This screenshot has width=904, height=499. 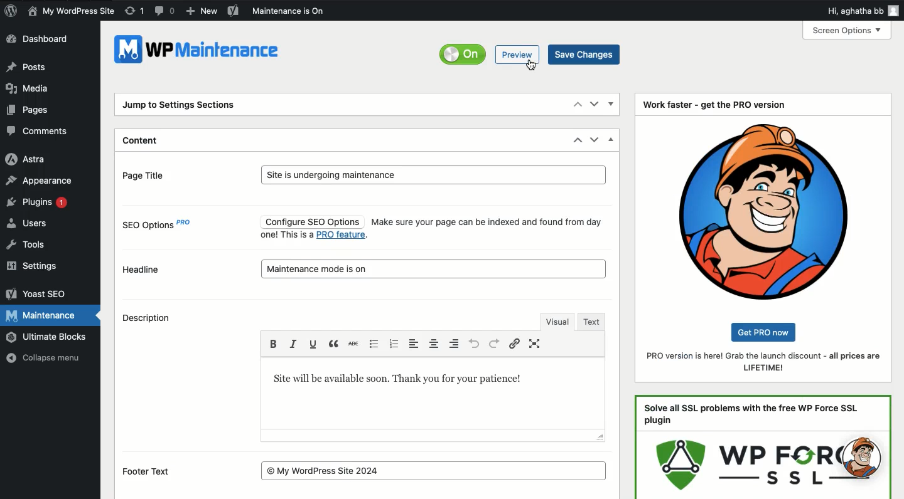 I want to click on Footer text, so click(x=154, y=472).